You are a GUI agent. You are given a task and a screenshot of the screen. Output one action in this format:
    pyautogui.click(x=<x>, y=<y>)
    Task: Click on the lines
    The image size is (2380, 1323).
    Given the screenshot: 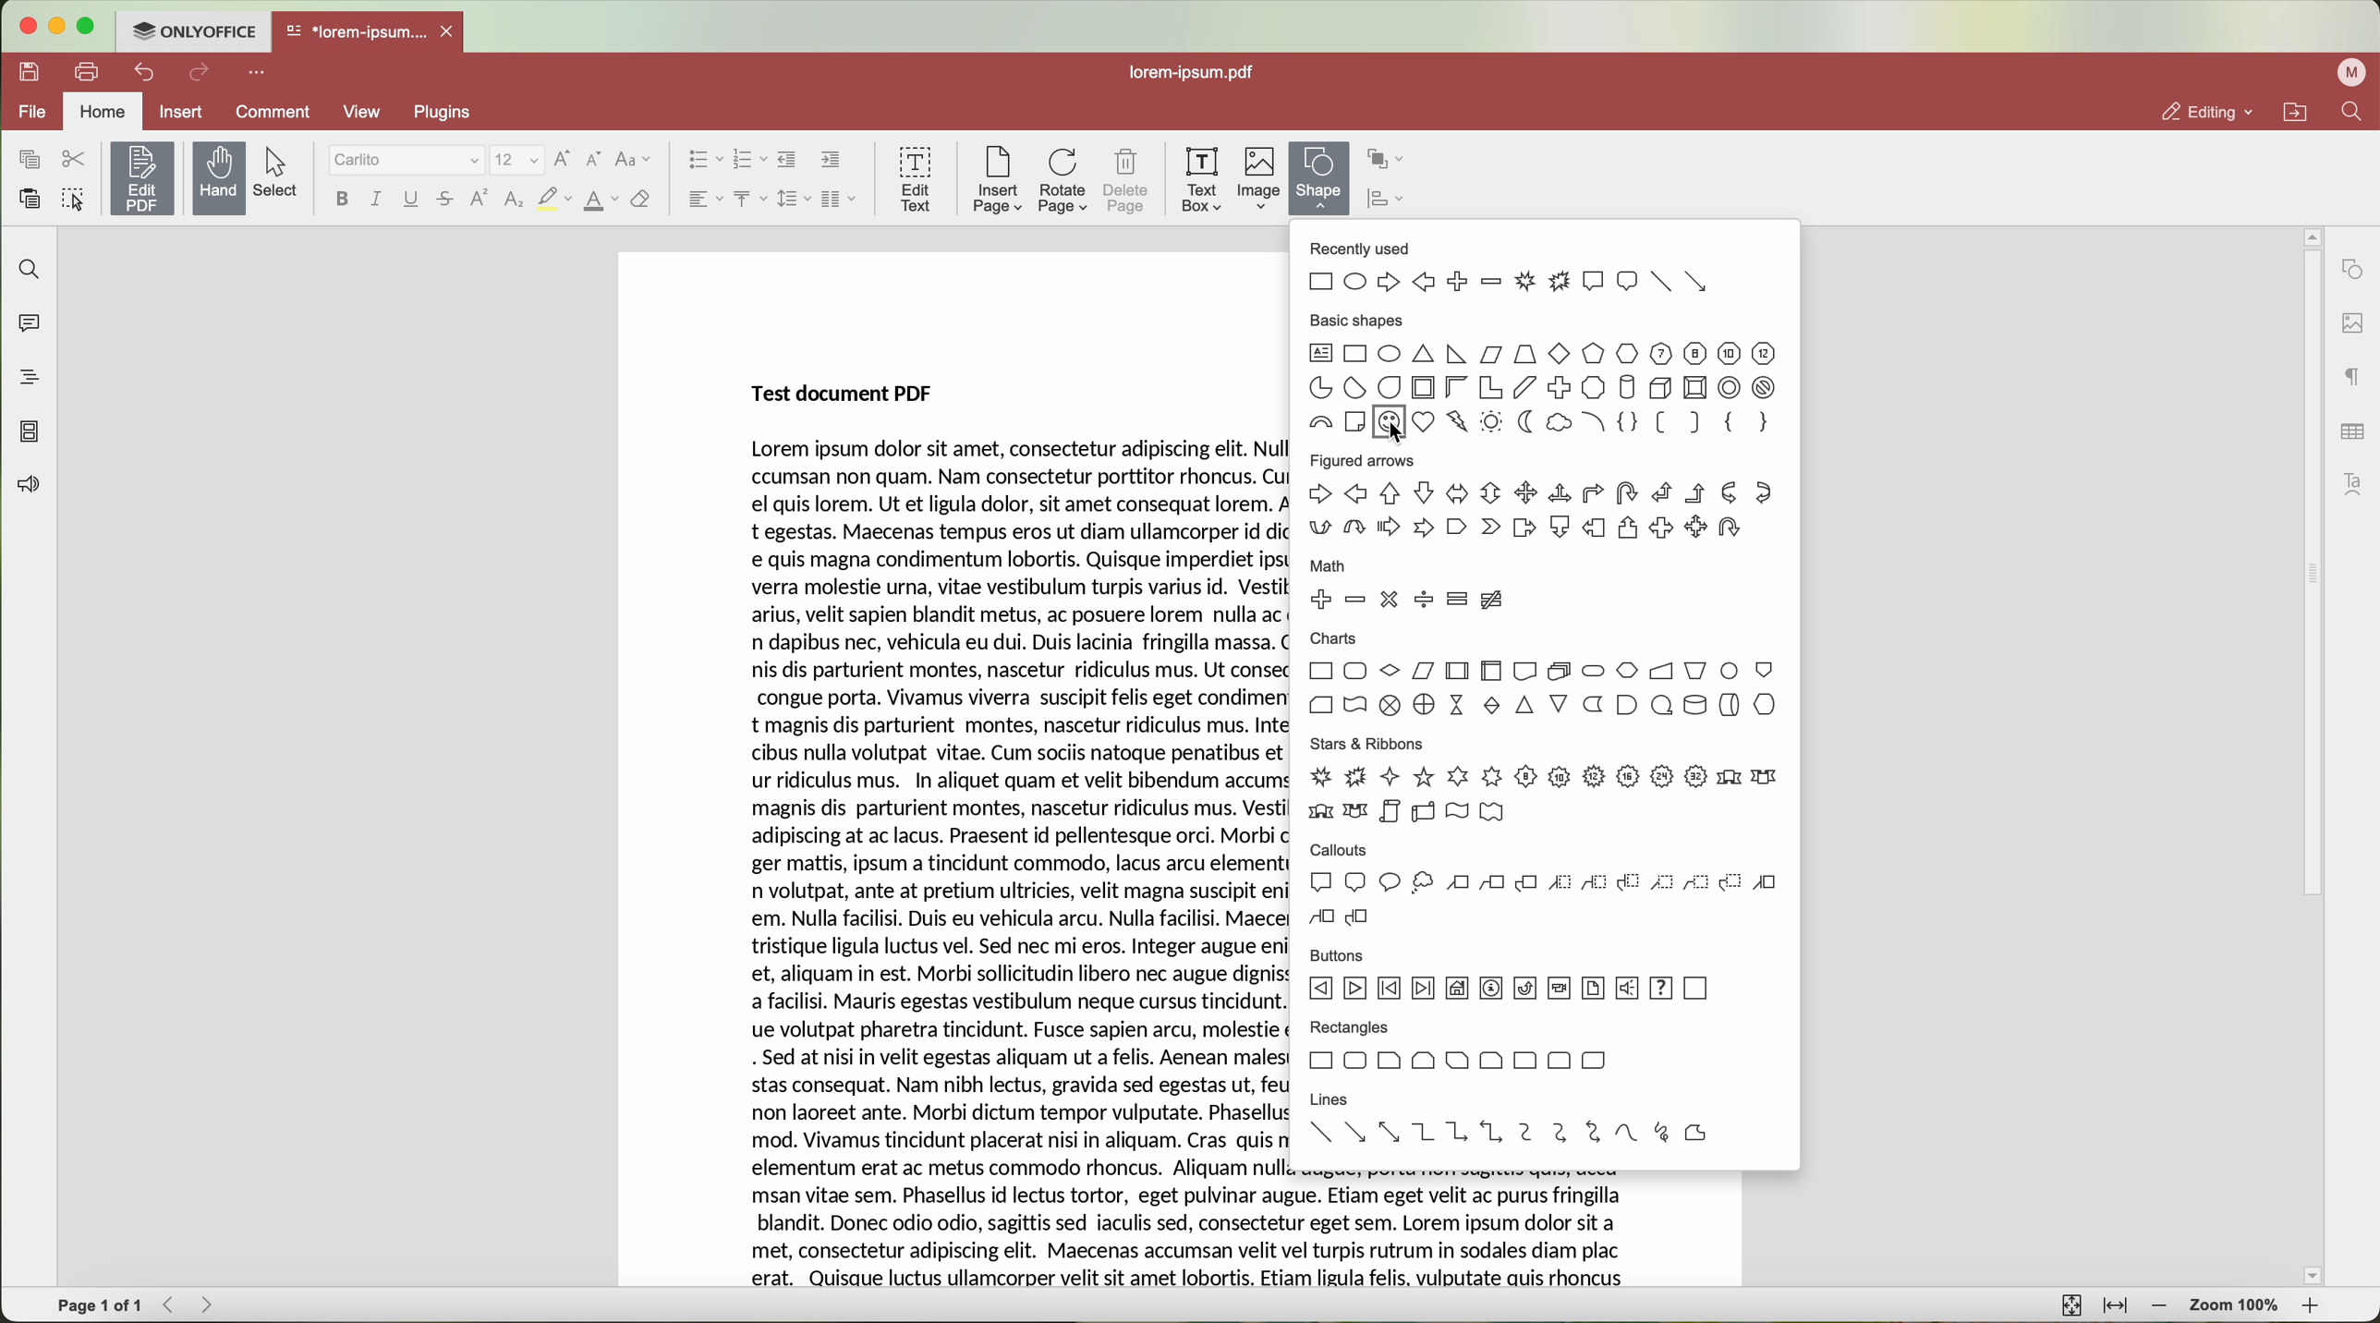 What is the action you would take?
    pyautogui.click(x=1502, y=1123)
    